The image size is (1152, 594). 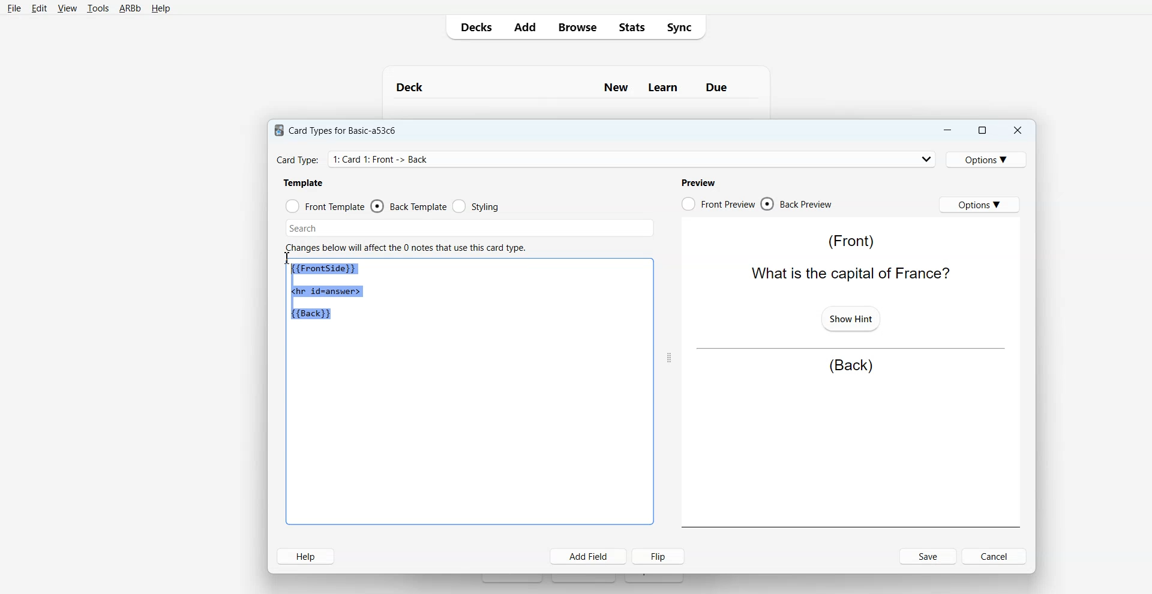 What do you see at coordinates (797, 204) in the screenshot?
I see `Back Preview` at bounding box center [797, 204].